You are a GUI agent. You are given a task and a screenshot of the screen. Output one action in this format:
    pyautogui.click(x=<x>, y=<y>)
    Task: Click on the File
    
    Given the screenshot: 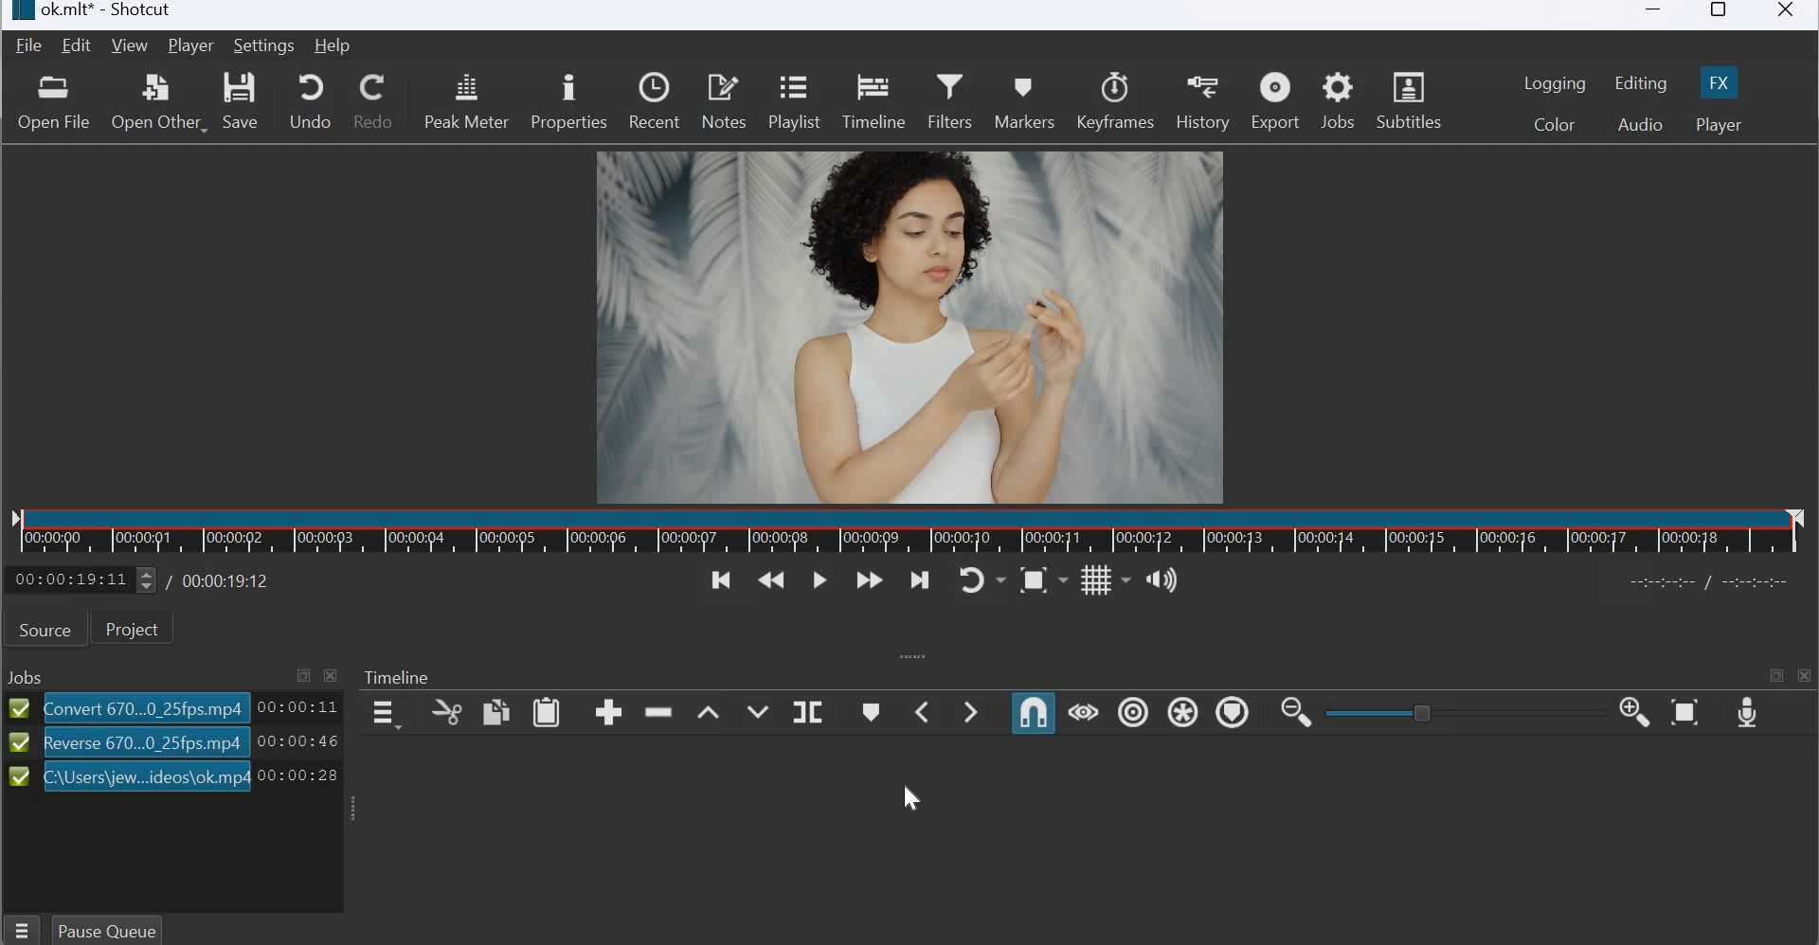 What is the action you would take?
    pyautogui.click(x=30, y=45)
    